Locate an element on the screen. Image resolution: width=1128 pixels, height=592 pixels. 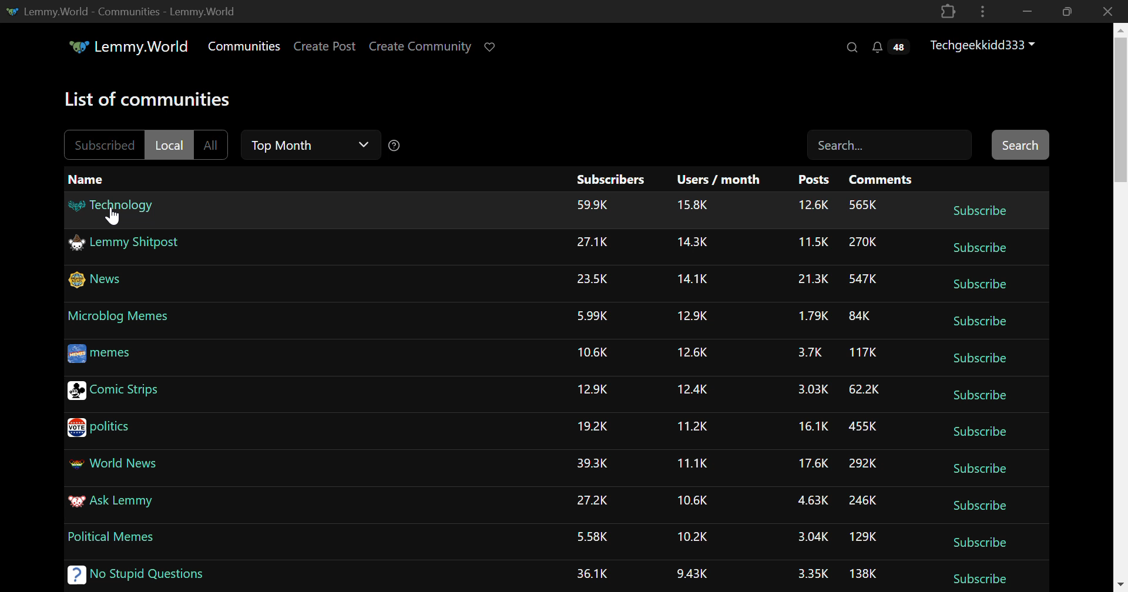
Search is located at coordinates (889, 143).